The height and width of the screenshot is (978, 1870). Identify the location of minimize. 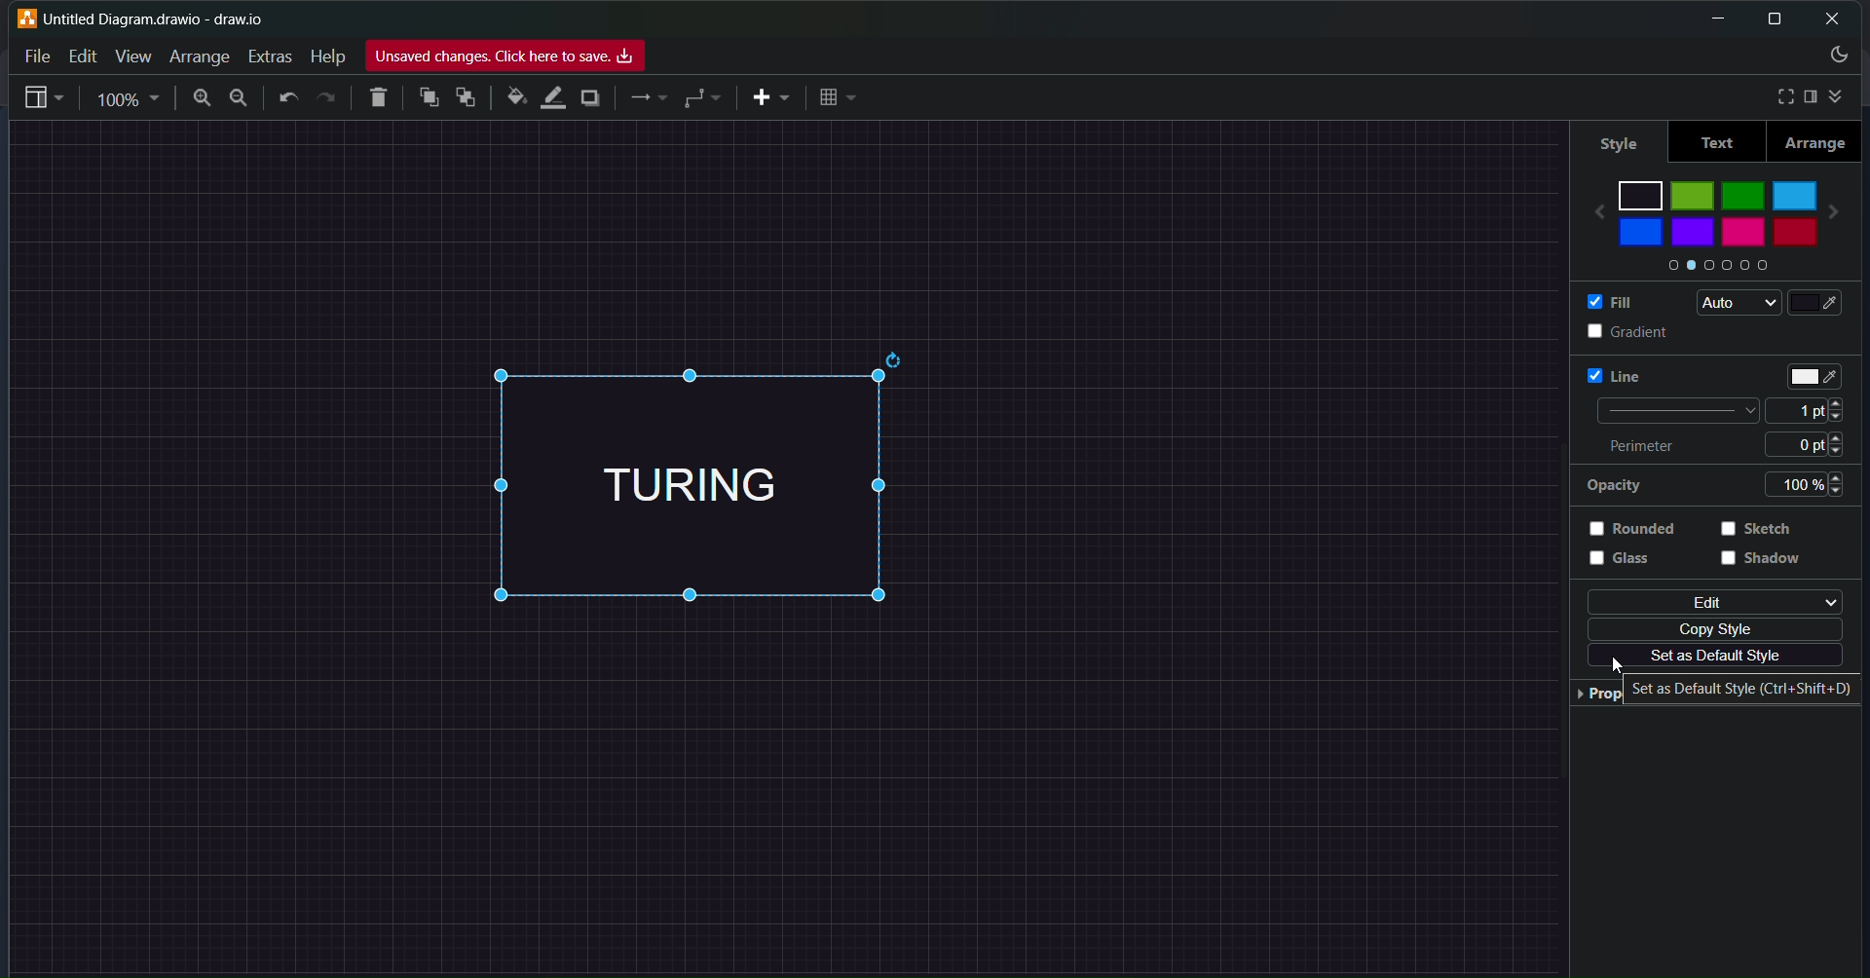
(1712, 19).